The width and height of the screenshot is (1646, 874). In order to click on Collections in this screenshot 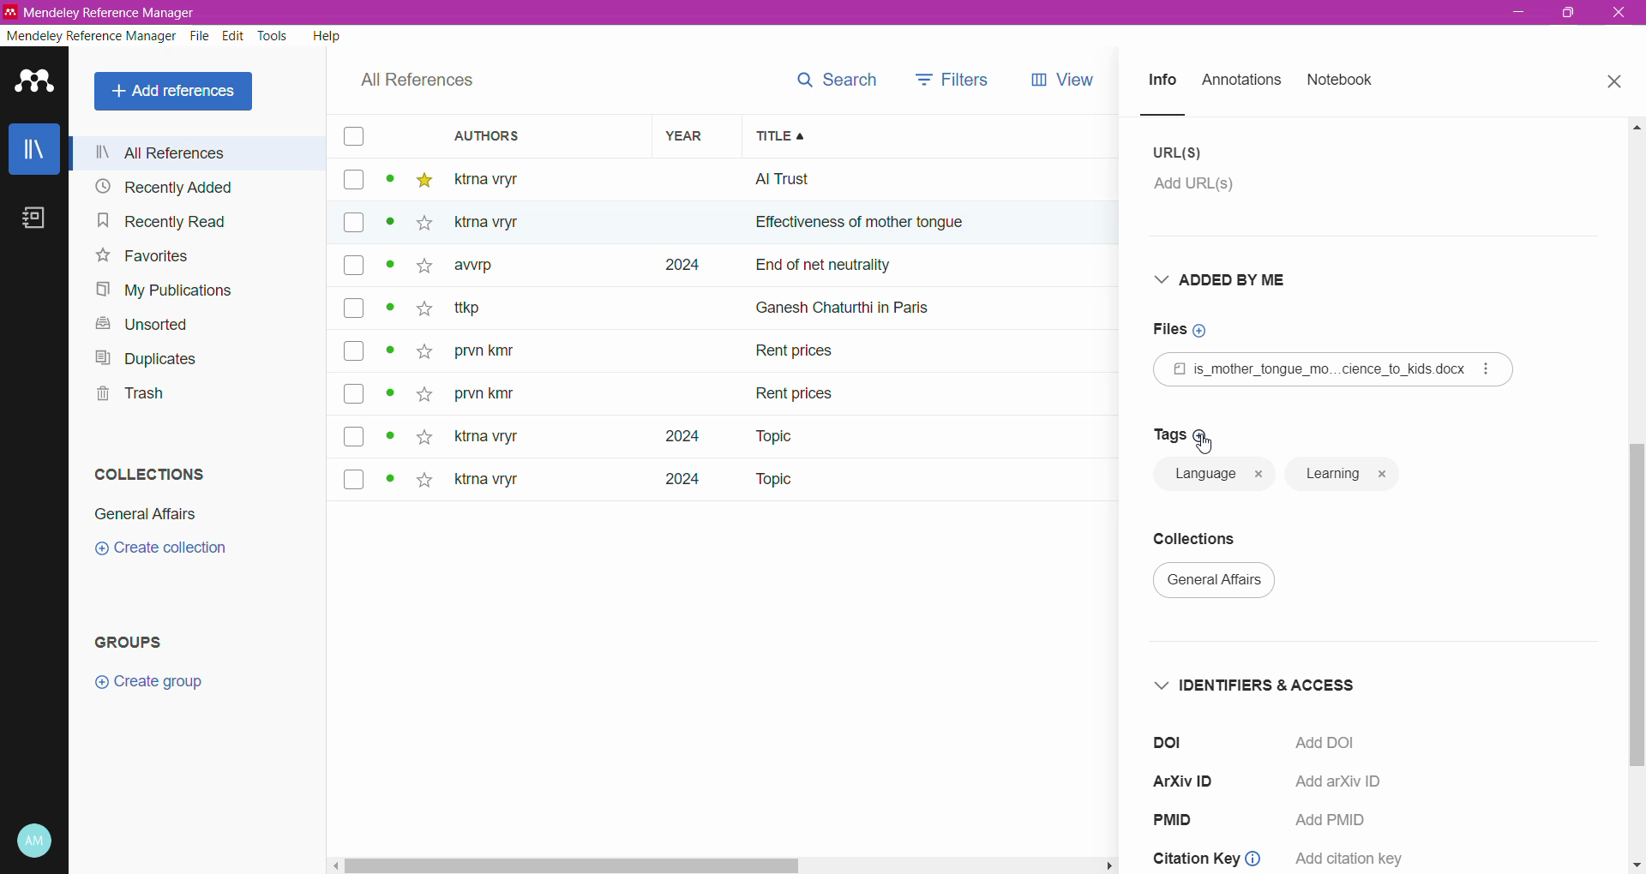, I will do `click(151, 473)`.